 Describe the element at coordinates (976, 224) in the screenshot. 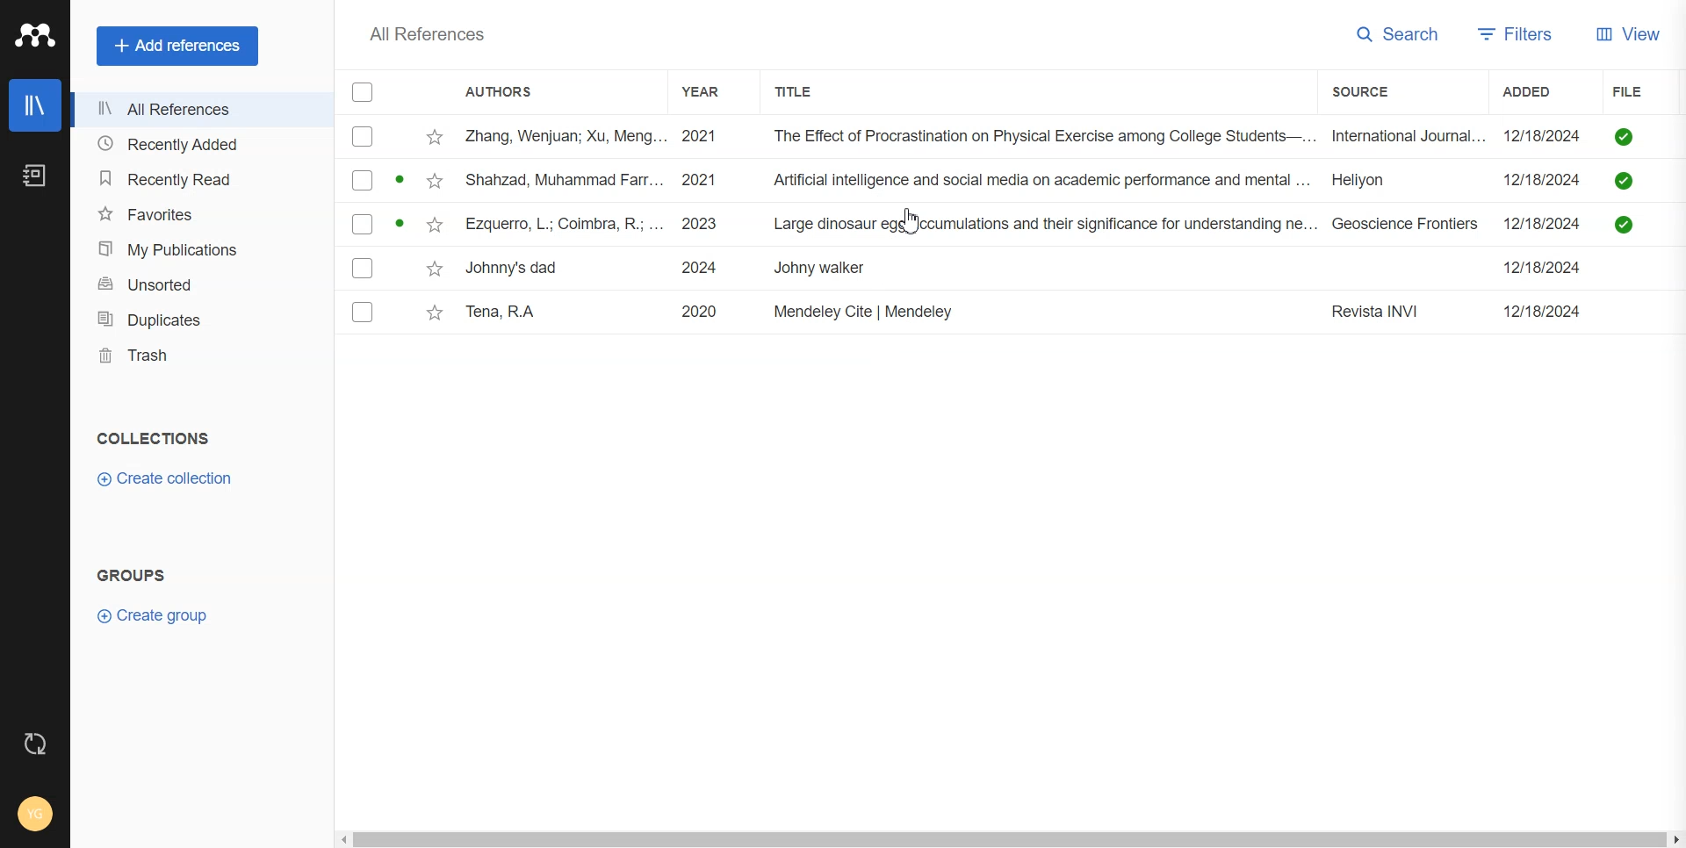

I see `File` at that location.